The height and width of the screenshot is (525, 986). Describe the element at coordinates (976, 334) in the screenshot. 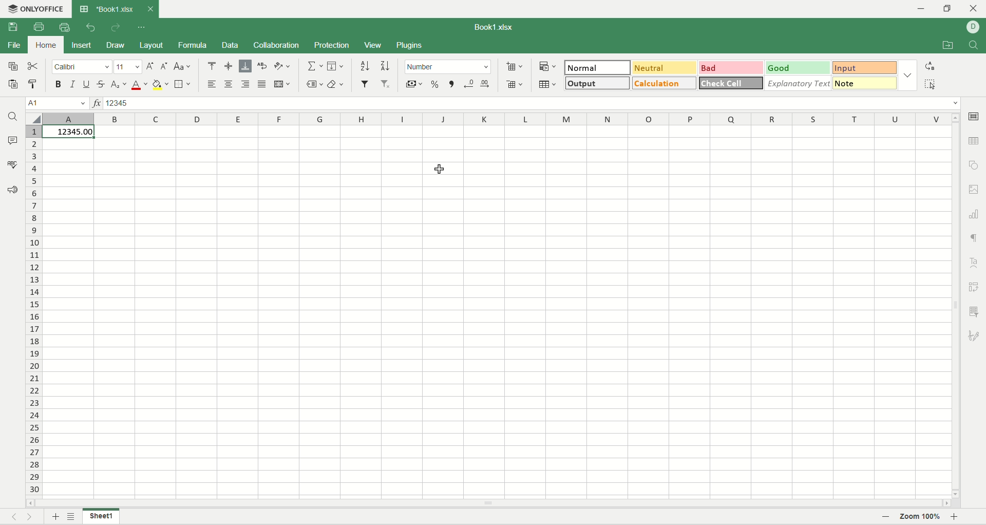

I see `signature settings` at that location.